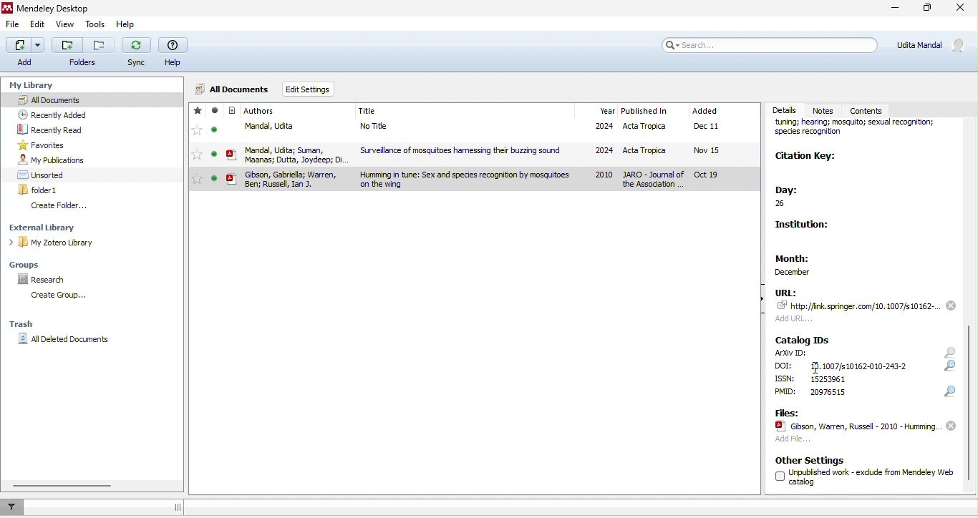 The height and width of the screenshot is (518, 978). What do you see at coordinates (59, 8) in the screenshot?
I see `Mendeley Desktop` at bounding box center [59, 8].